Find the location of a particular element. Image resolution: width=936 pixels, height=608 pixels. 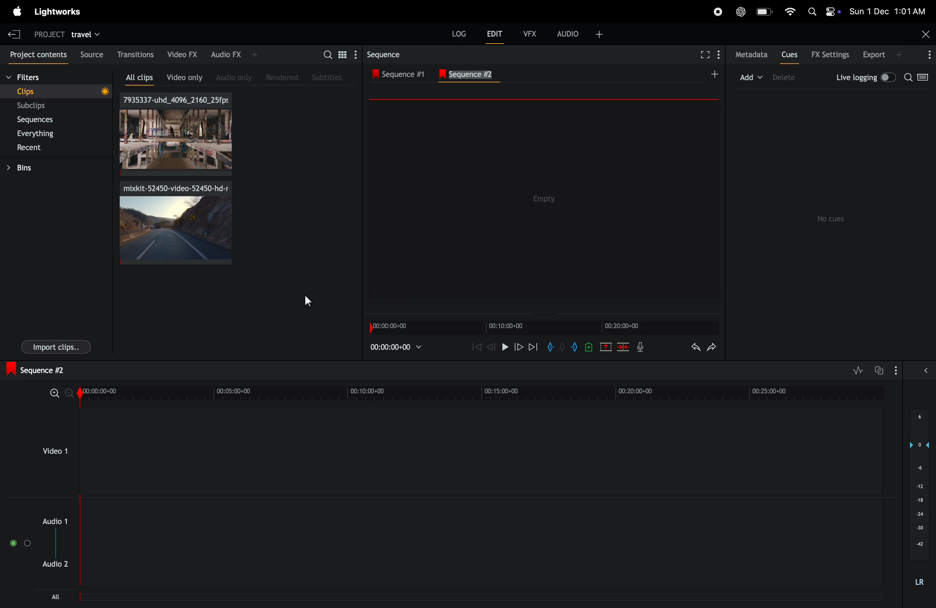

audio only is located at coordinates (236, 75).